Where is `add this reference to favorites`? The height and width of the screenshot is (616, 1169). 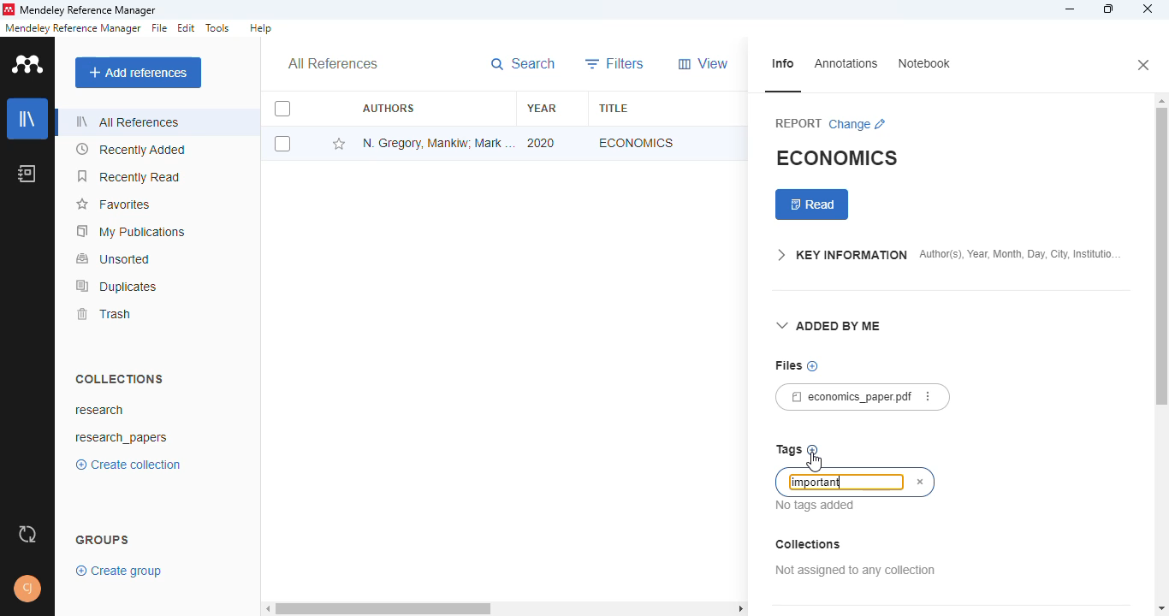 add this reference to favorites is located at coordinates (339, 144).